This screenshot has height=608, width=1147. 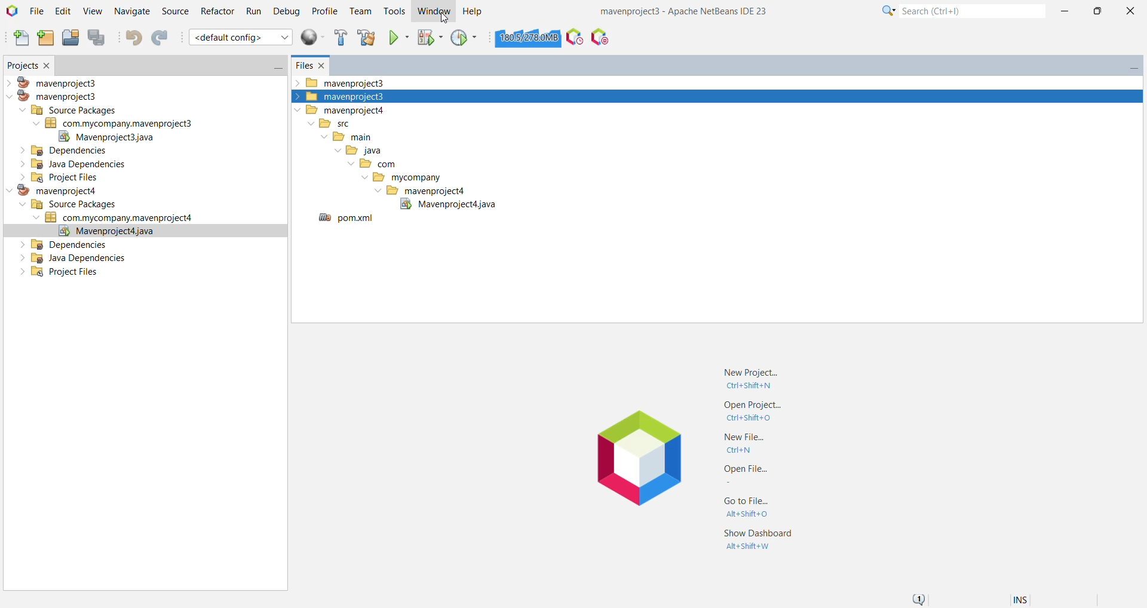 I want to click on Project Files, so click(x=54, y=275).